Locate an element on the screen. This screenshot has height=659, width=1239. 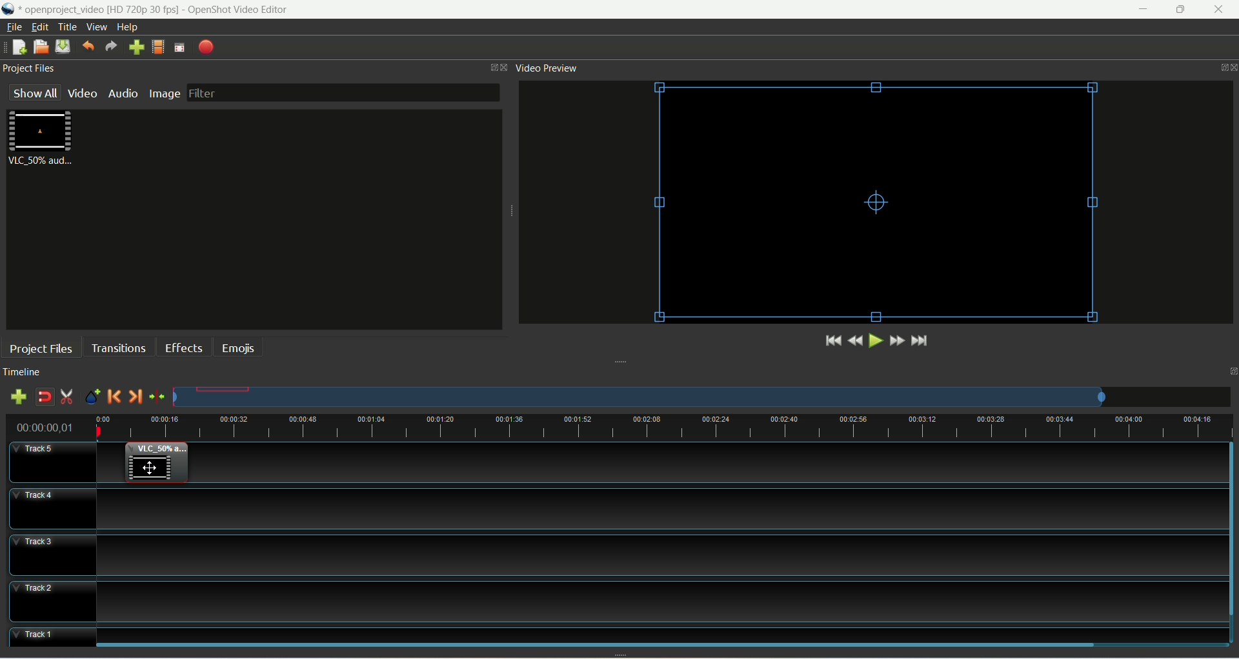
save project is located at coordinates (63, 47).